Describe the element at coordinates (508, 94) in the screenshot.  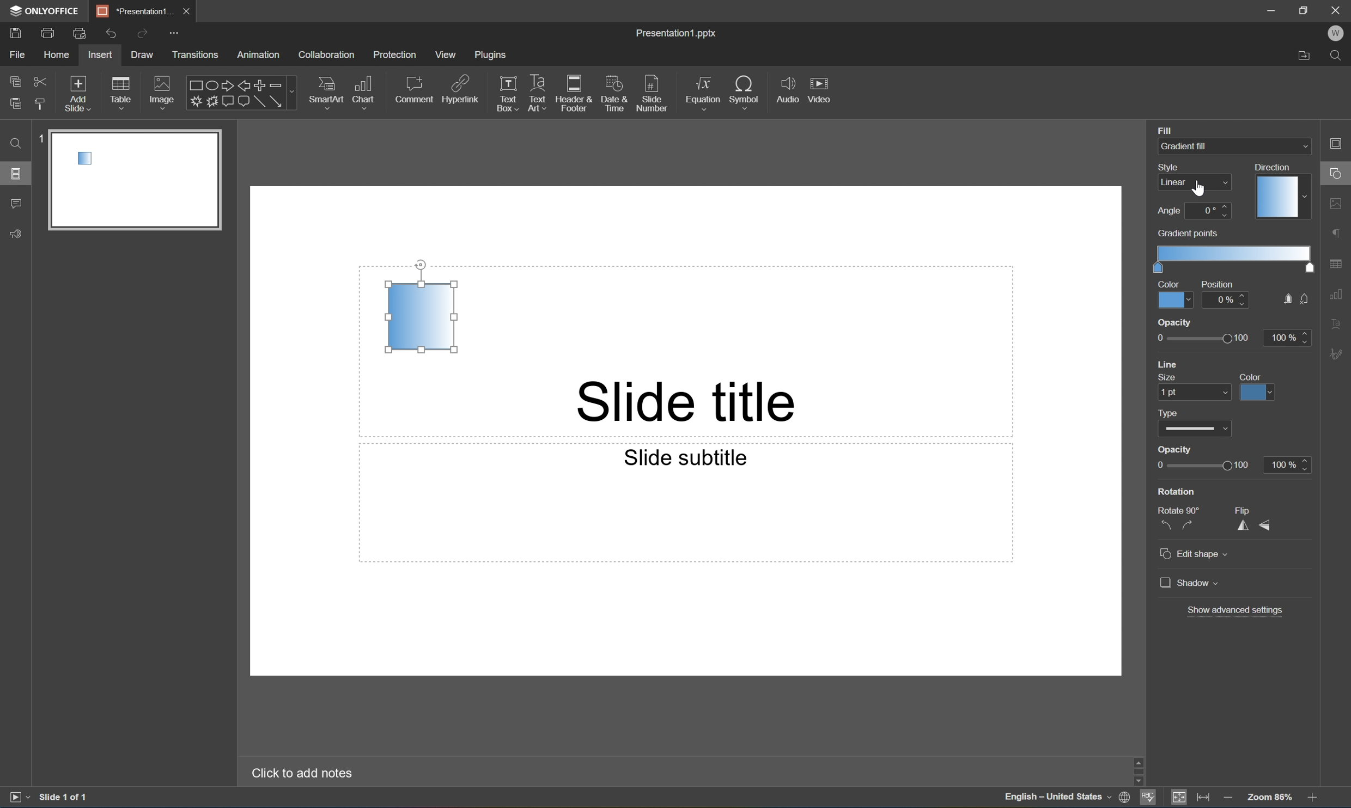
I see `Text Box` at that location.